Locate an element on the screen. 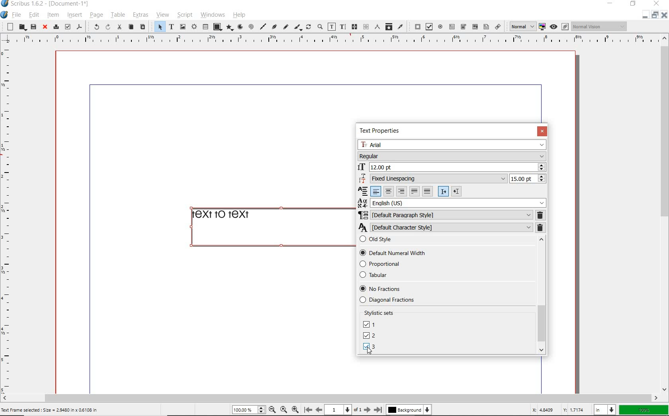 The height and width of the screenshot is (416, 669). zoom in or zoom out is located at coordinates (320, 27).